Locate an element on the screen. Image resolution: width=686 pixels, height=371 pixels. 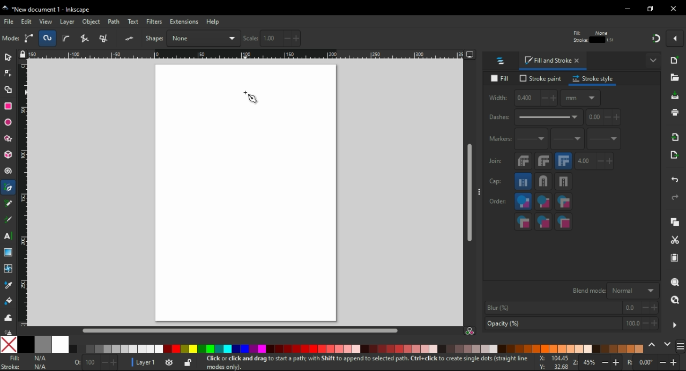
Ruler is located at coordinates (246, 54).